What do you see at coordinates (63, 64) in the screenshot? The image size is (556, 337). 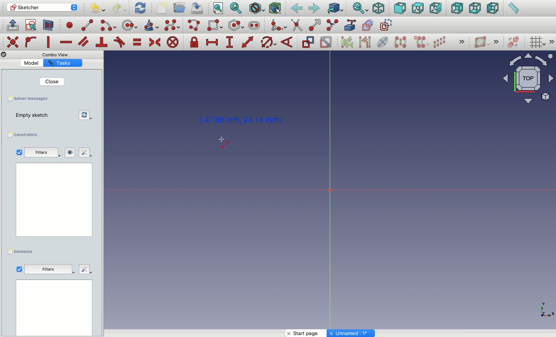 I see `Property ` at bounding box center [63, 64].